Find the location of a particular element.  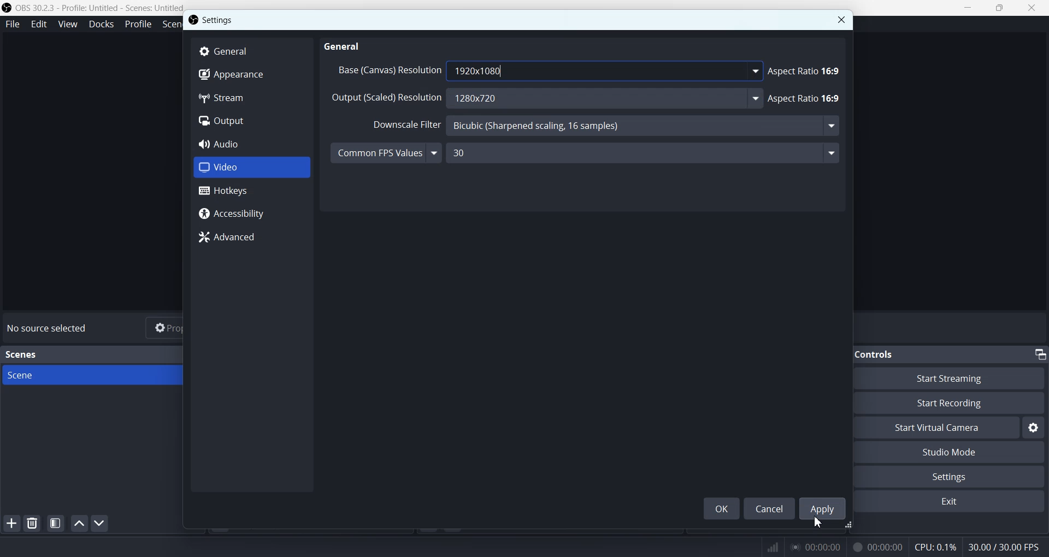

Base (Canvas) Resolution is located at coordinates (387, 70).